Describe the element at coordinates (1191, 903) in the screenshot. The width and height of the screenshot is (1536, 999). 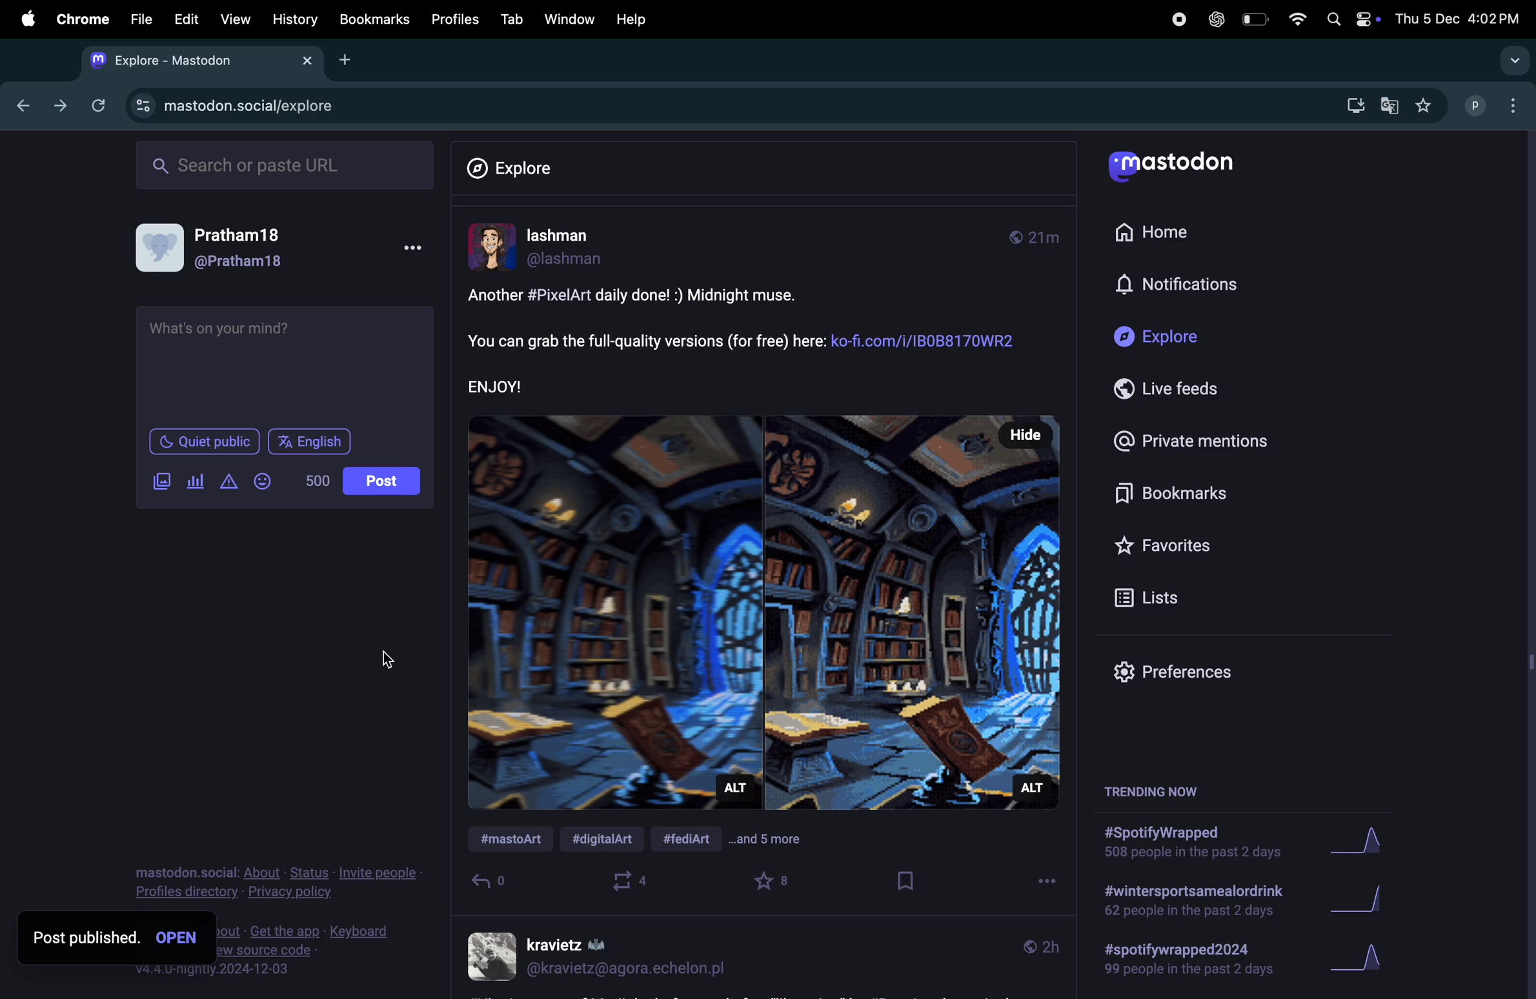
I see `wintersport drink` at that location.